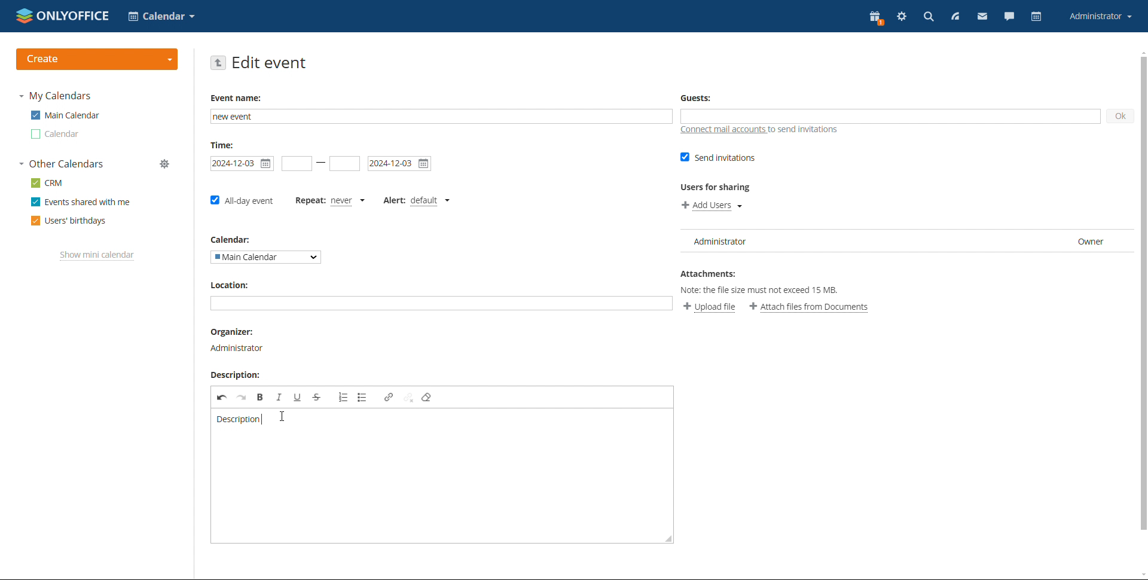  I want to click on feed, so click(954, 17).